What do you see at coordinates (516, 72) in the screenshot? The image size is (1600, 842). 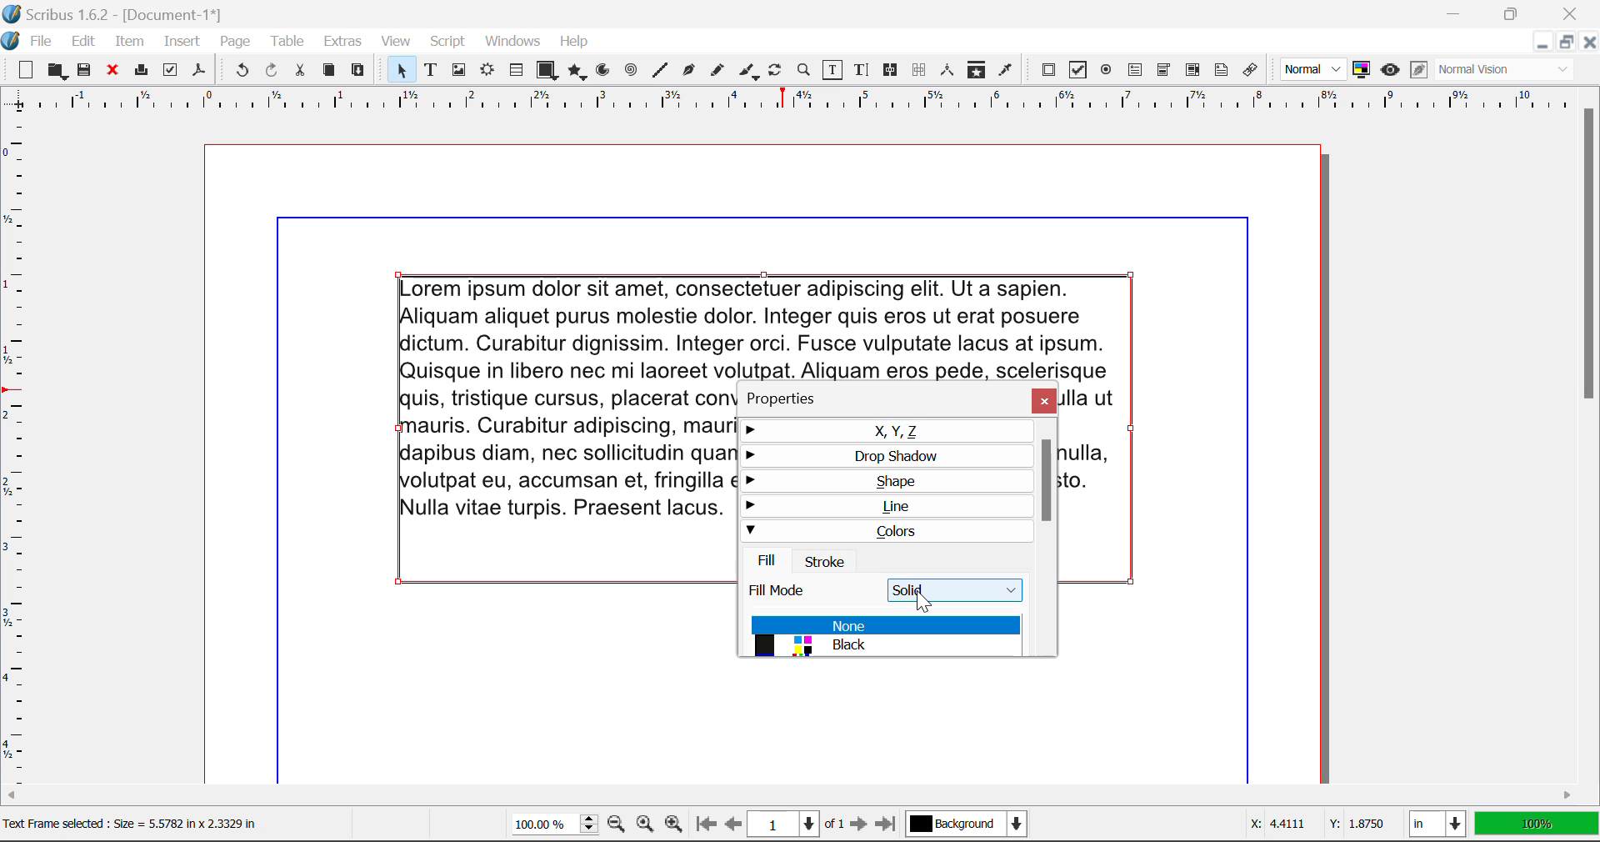 I see `Tables` at bounding box center [516, 72].